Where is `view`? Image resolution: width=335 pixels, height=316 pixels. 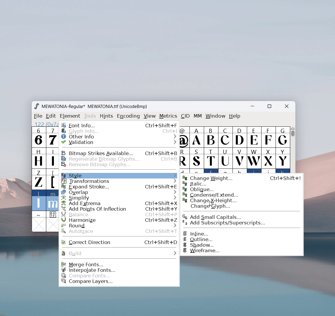 view is located at coordinates (150, 116).